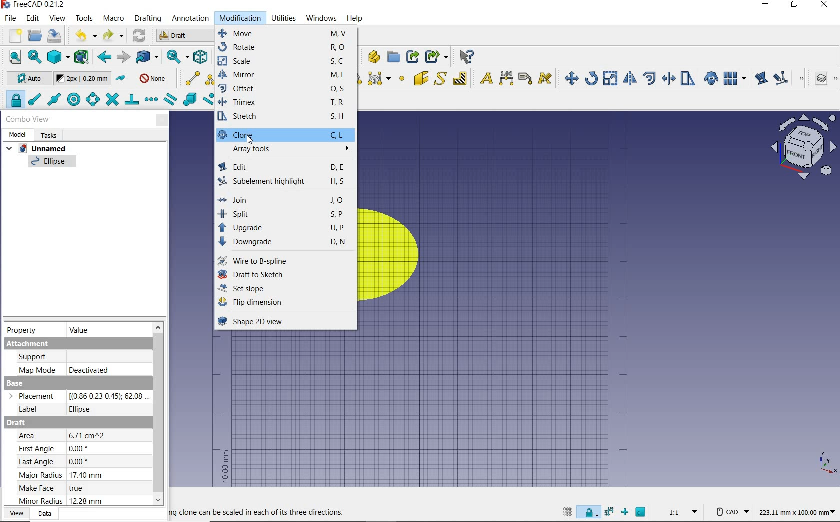 The image size is (840, 522). Describe the element at coordinates (285, 118) in the screenshot. I see `stretch` at that location.